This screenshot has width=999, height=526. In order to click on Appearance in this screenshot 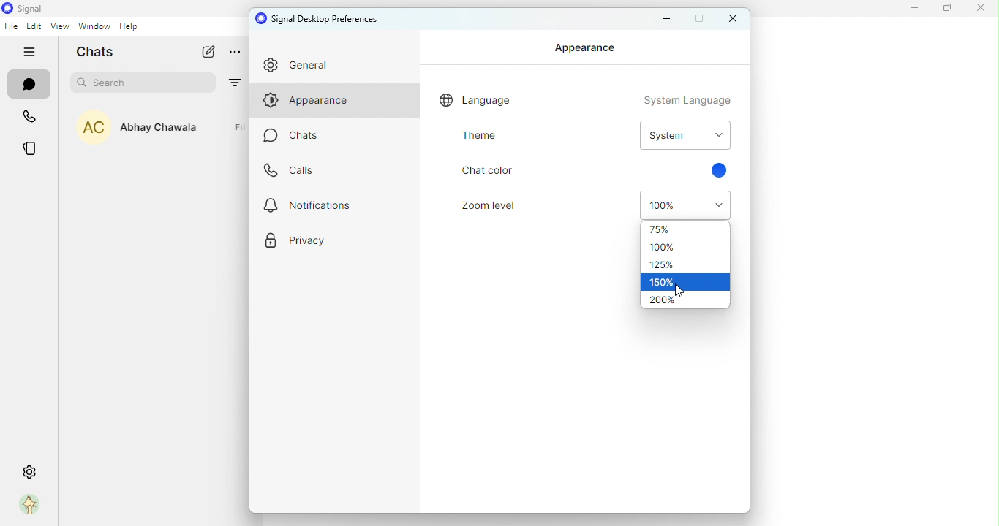, I will do `click(586, 49)`.